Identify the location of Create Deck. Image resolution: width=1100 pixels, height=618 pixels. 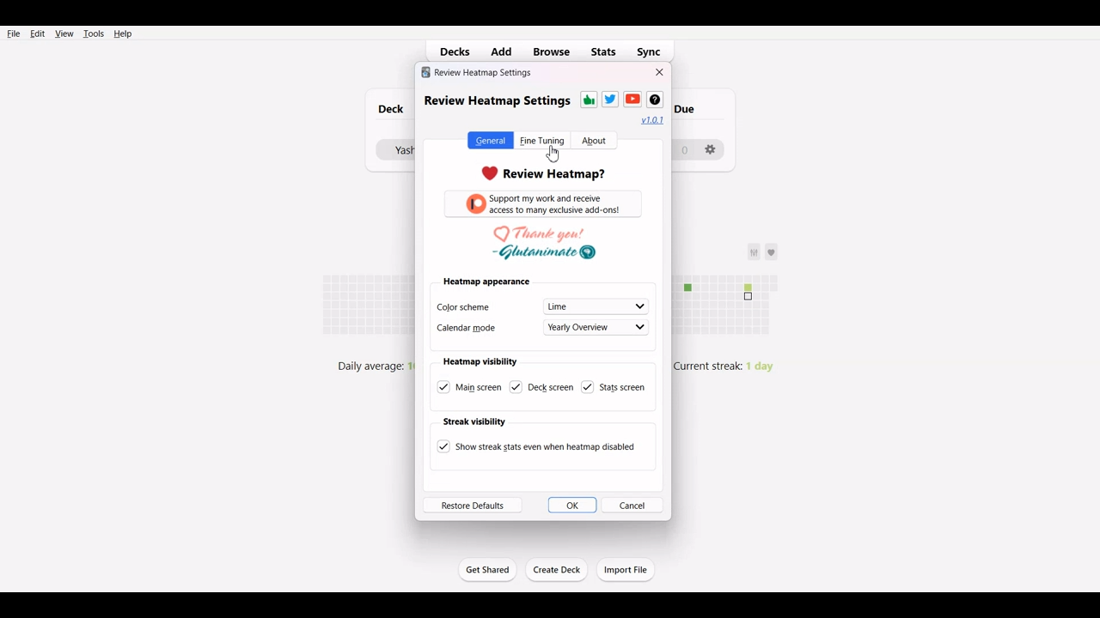
(558, 570).